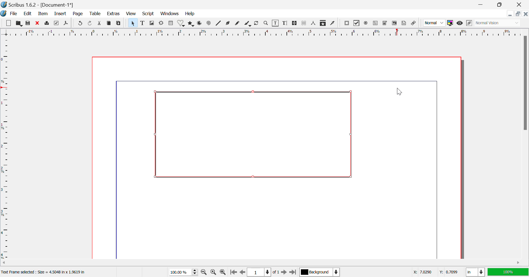  Describe the element at coordinates (385, 24) in the screenshot. I see `Pdf Combo box` at that location.